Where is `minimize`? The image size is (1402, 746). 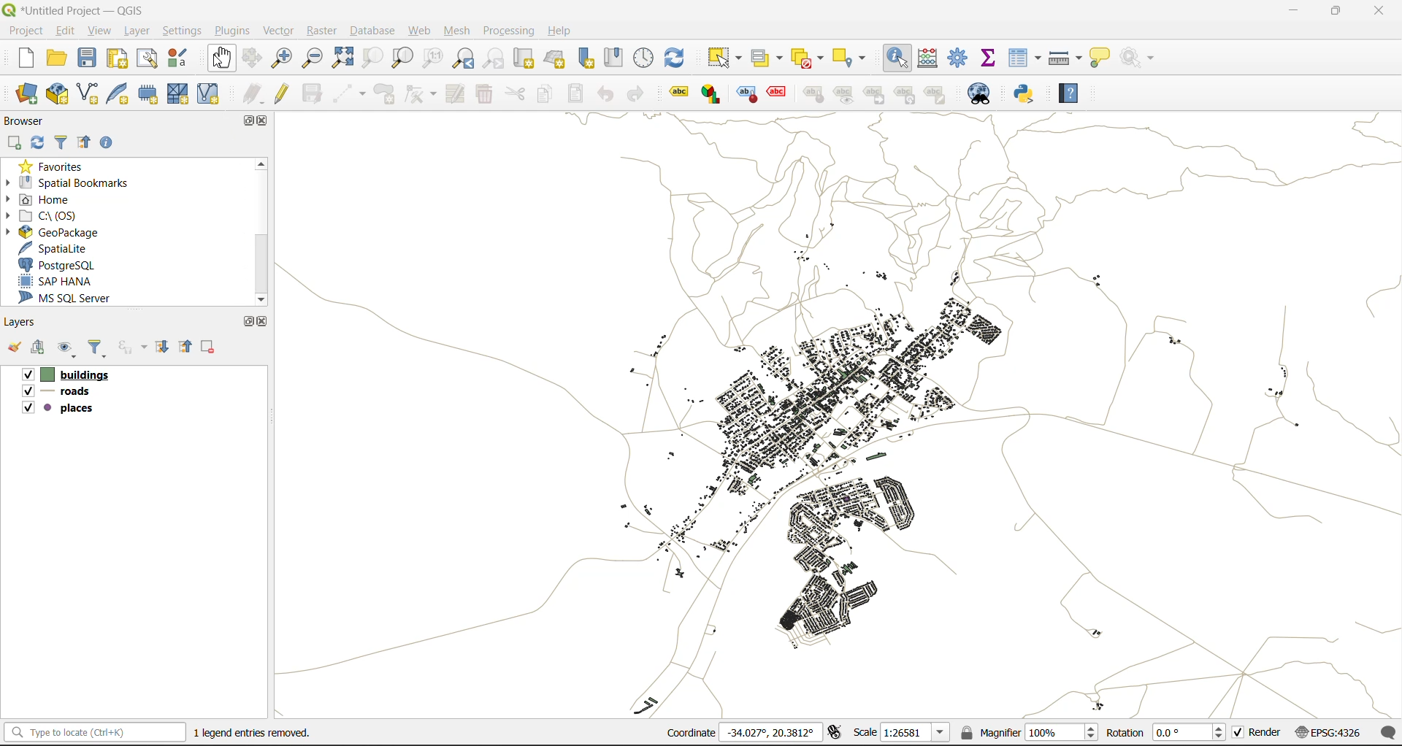 minimize is located at coordinates (1298, 14).